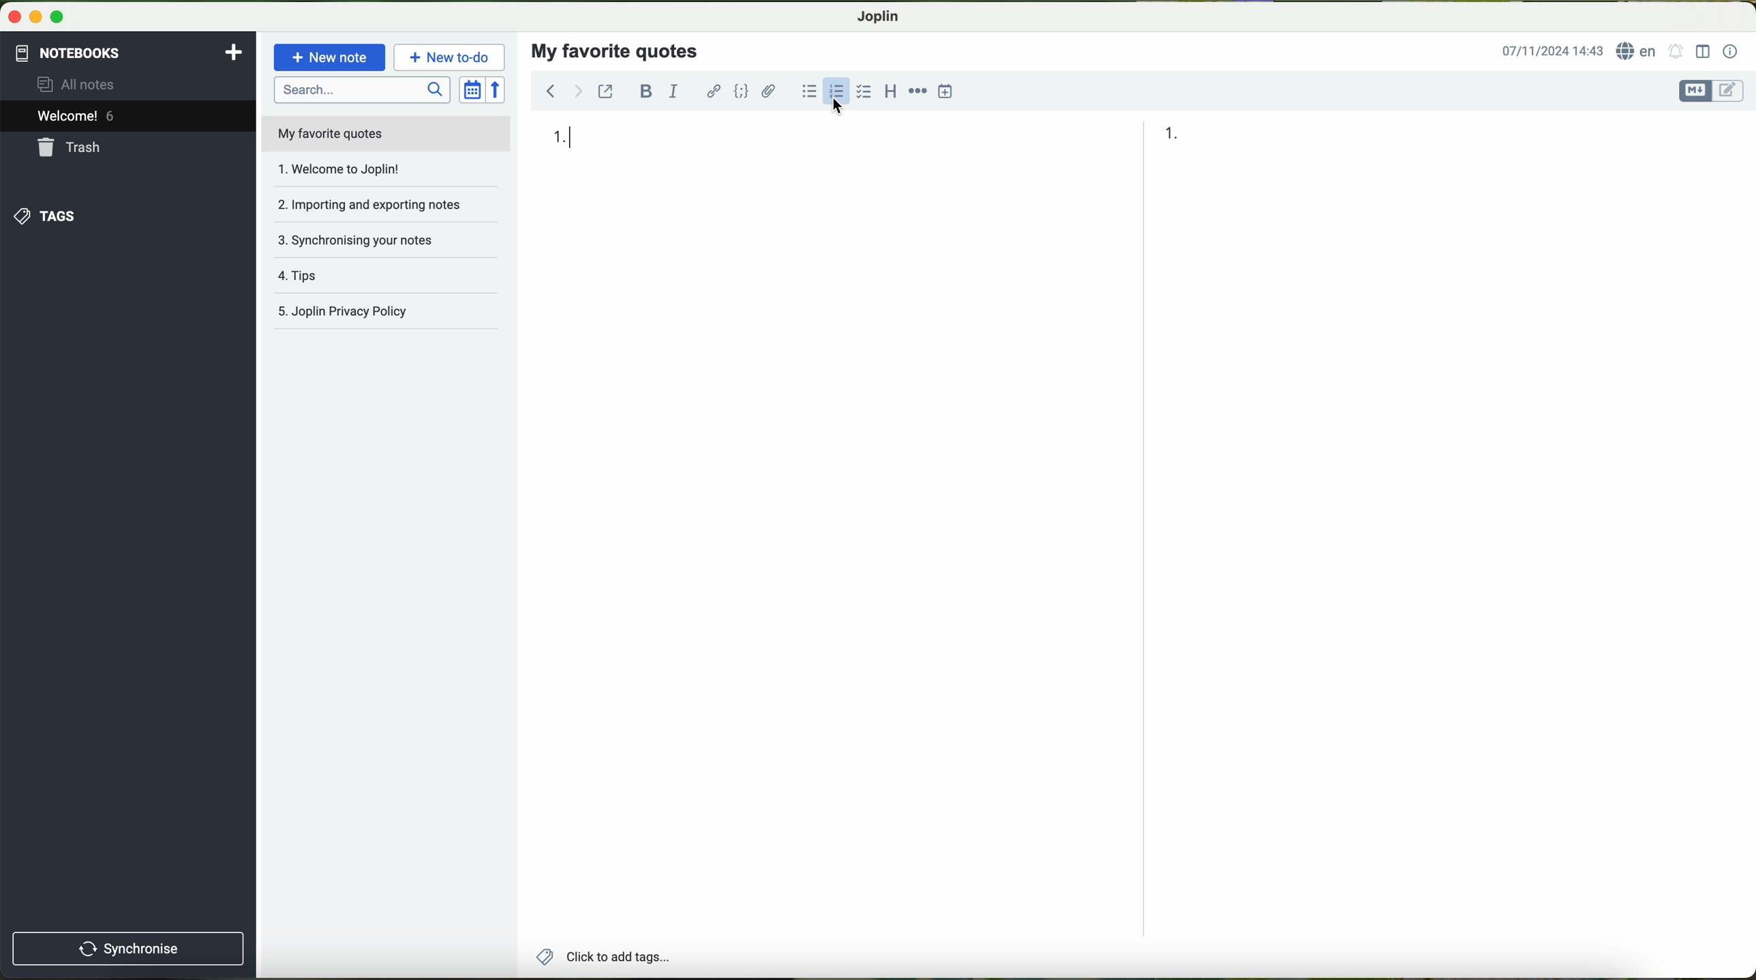 The width and height of the screenshot is (1756, 980). I want to click on welcome 6, so click(133, 116).